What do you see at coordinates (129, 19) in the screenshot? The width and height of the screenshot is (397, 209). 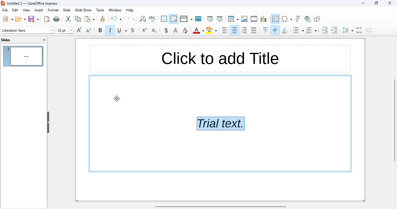 I see `redo` at bounding box center [129, 19].